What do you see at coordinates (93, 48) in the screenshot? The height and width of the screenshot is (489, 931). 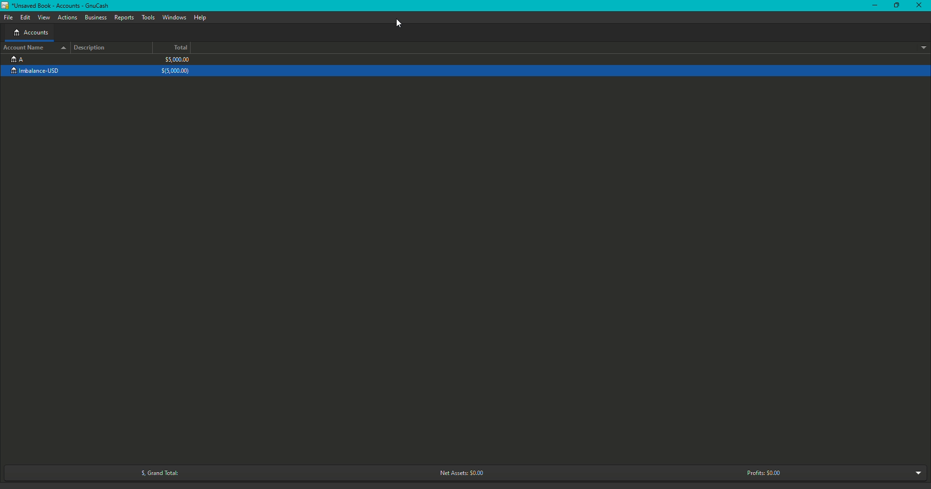 I see `Description` at bounding box center [93, 48].